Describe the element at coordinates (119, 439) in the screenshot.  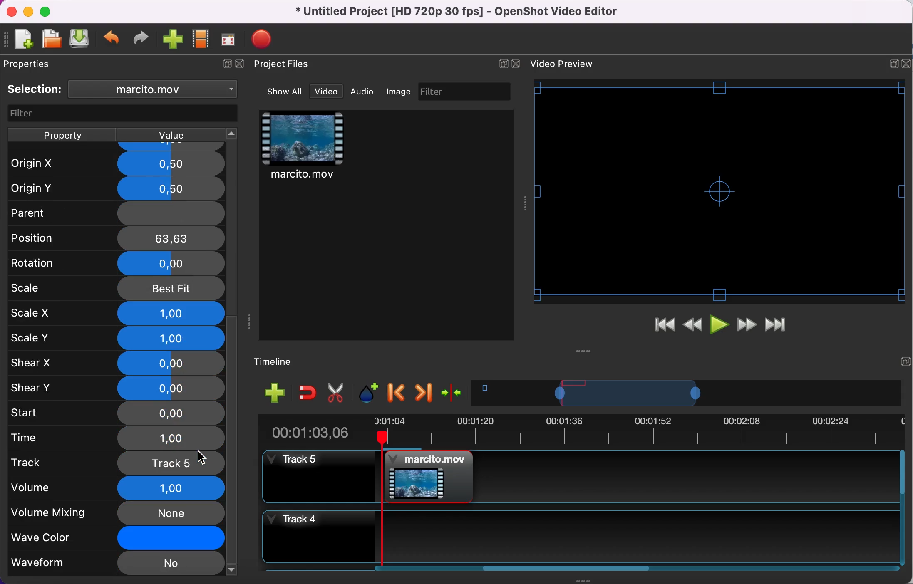
I see `time 1` at that location.